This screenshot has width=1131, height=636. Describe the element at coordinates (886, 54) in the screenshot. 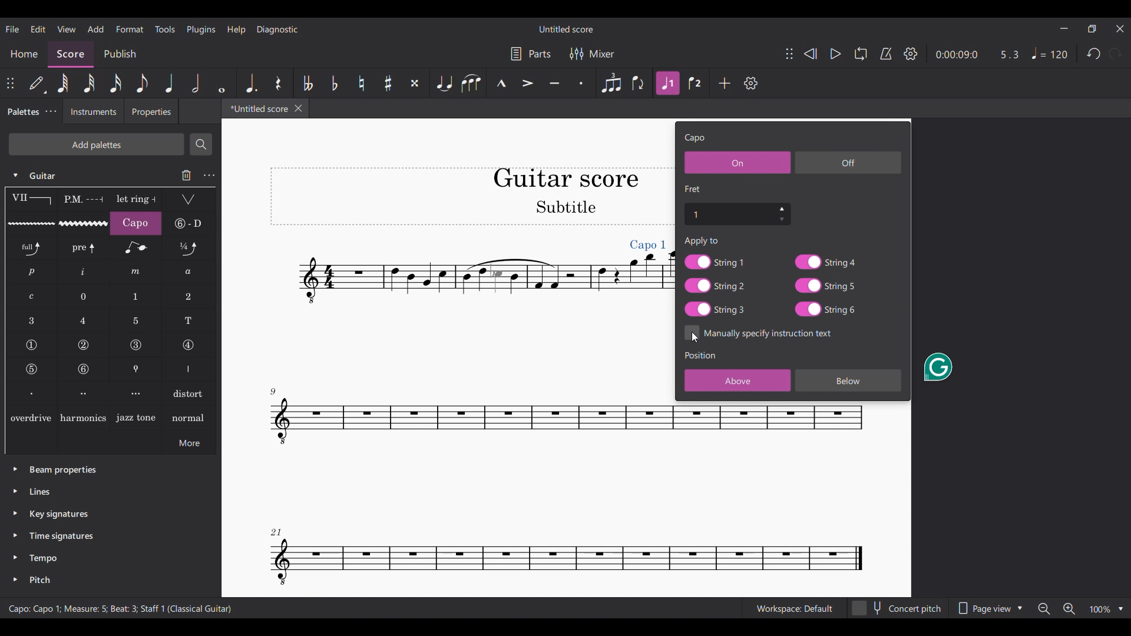

I see `Metronome` at that location.